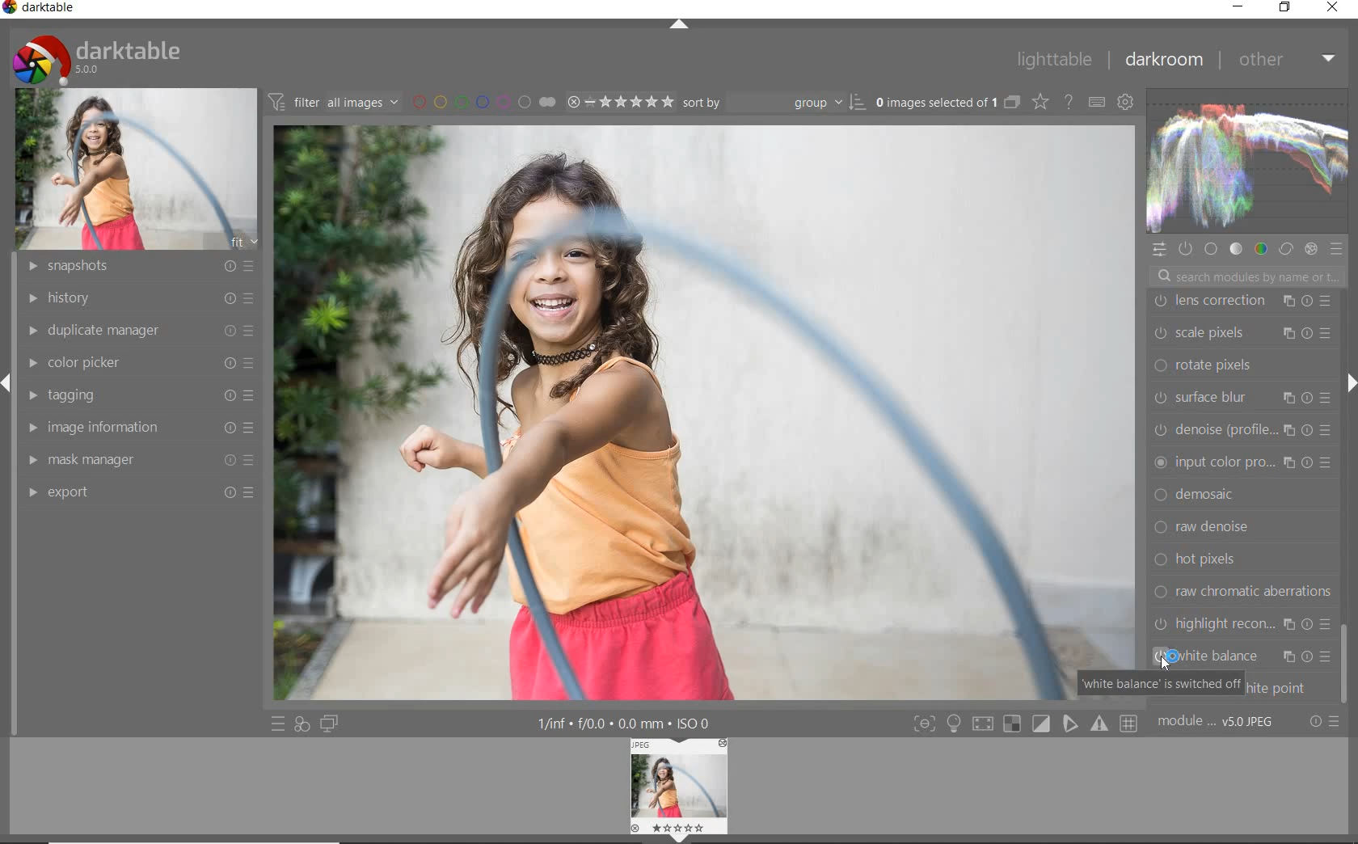  I want to click on arrow , so click(11, 385).